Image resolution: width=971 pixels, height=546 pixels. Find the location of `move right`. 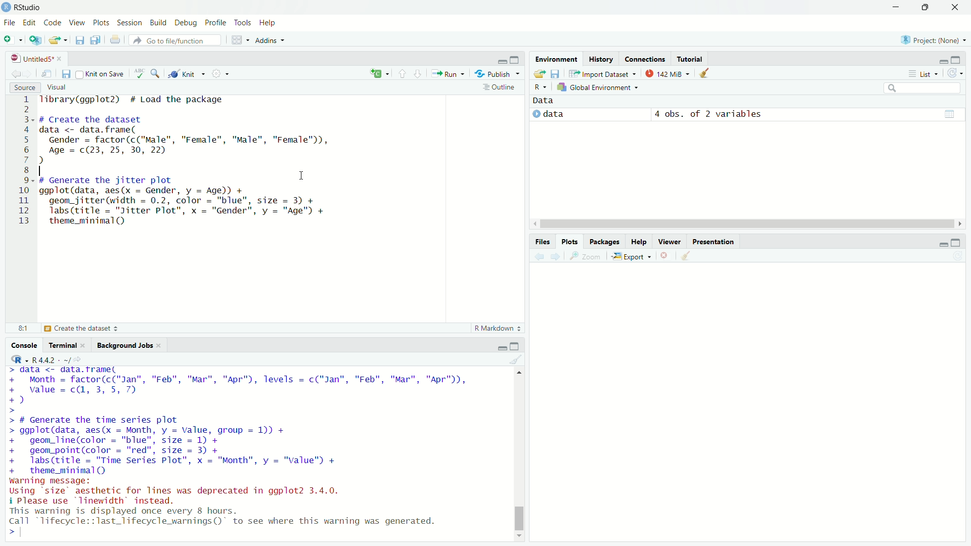

move right is located at coordinates (960, 223).